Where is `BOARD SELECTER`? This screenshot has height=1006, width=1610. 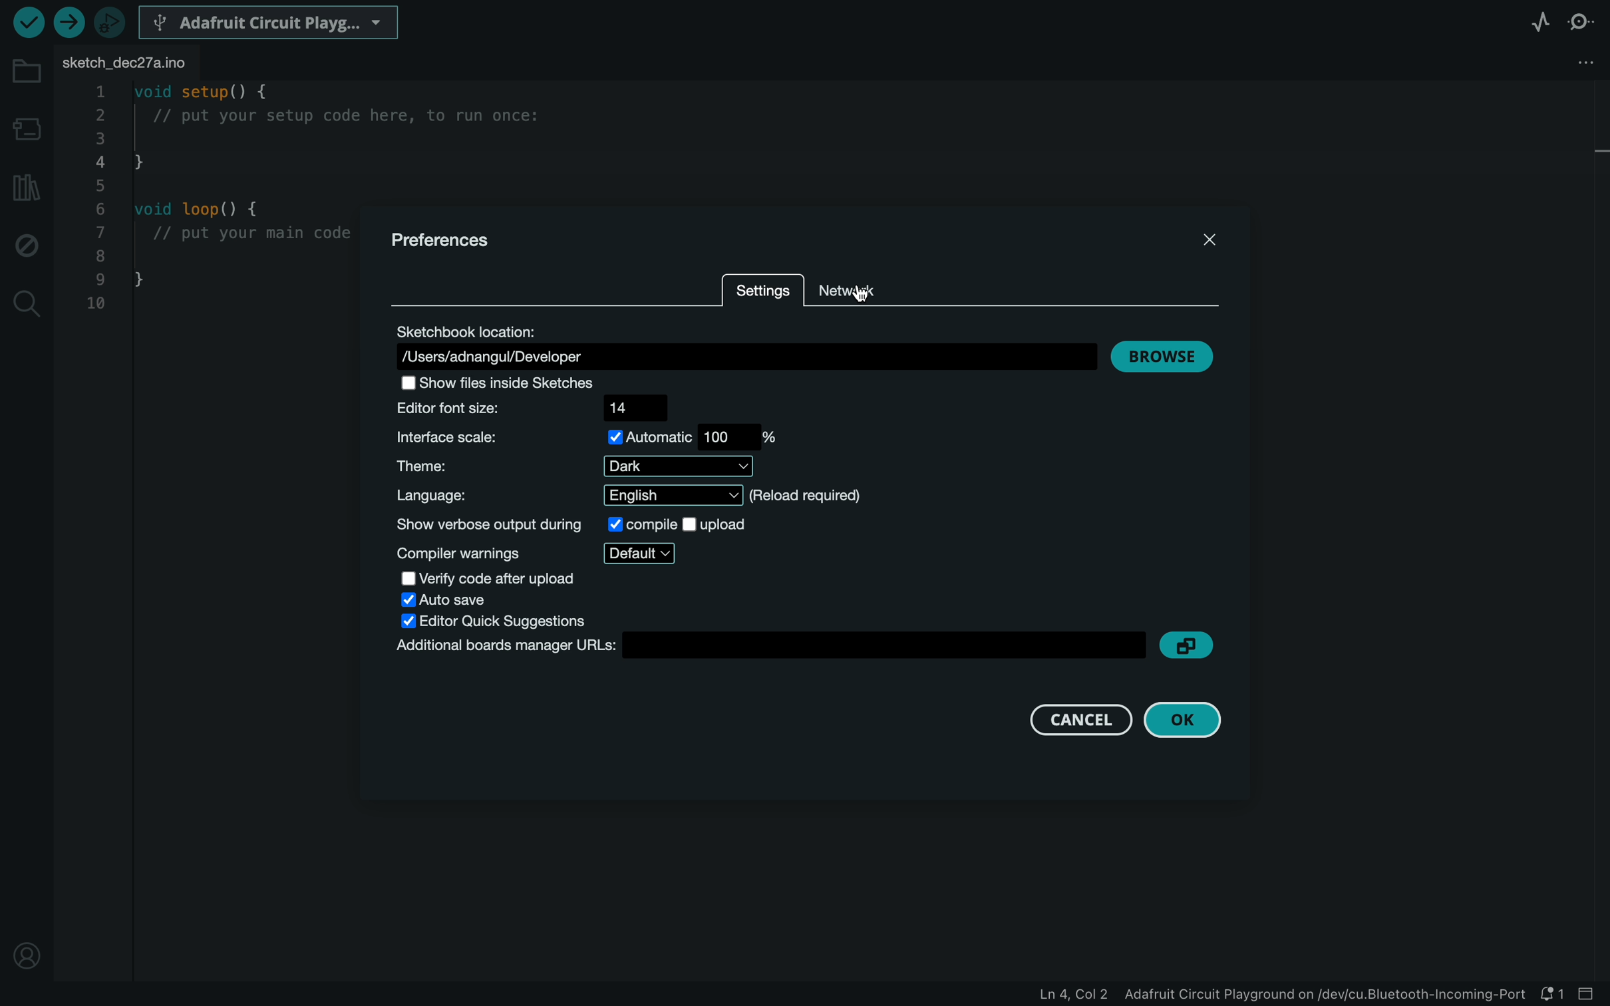
BOARD SELECTER is located at coordinates (271, 21).